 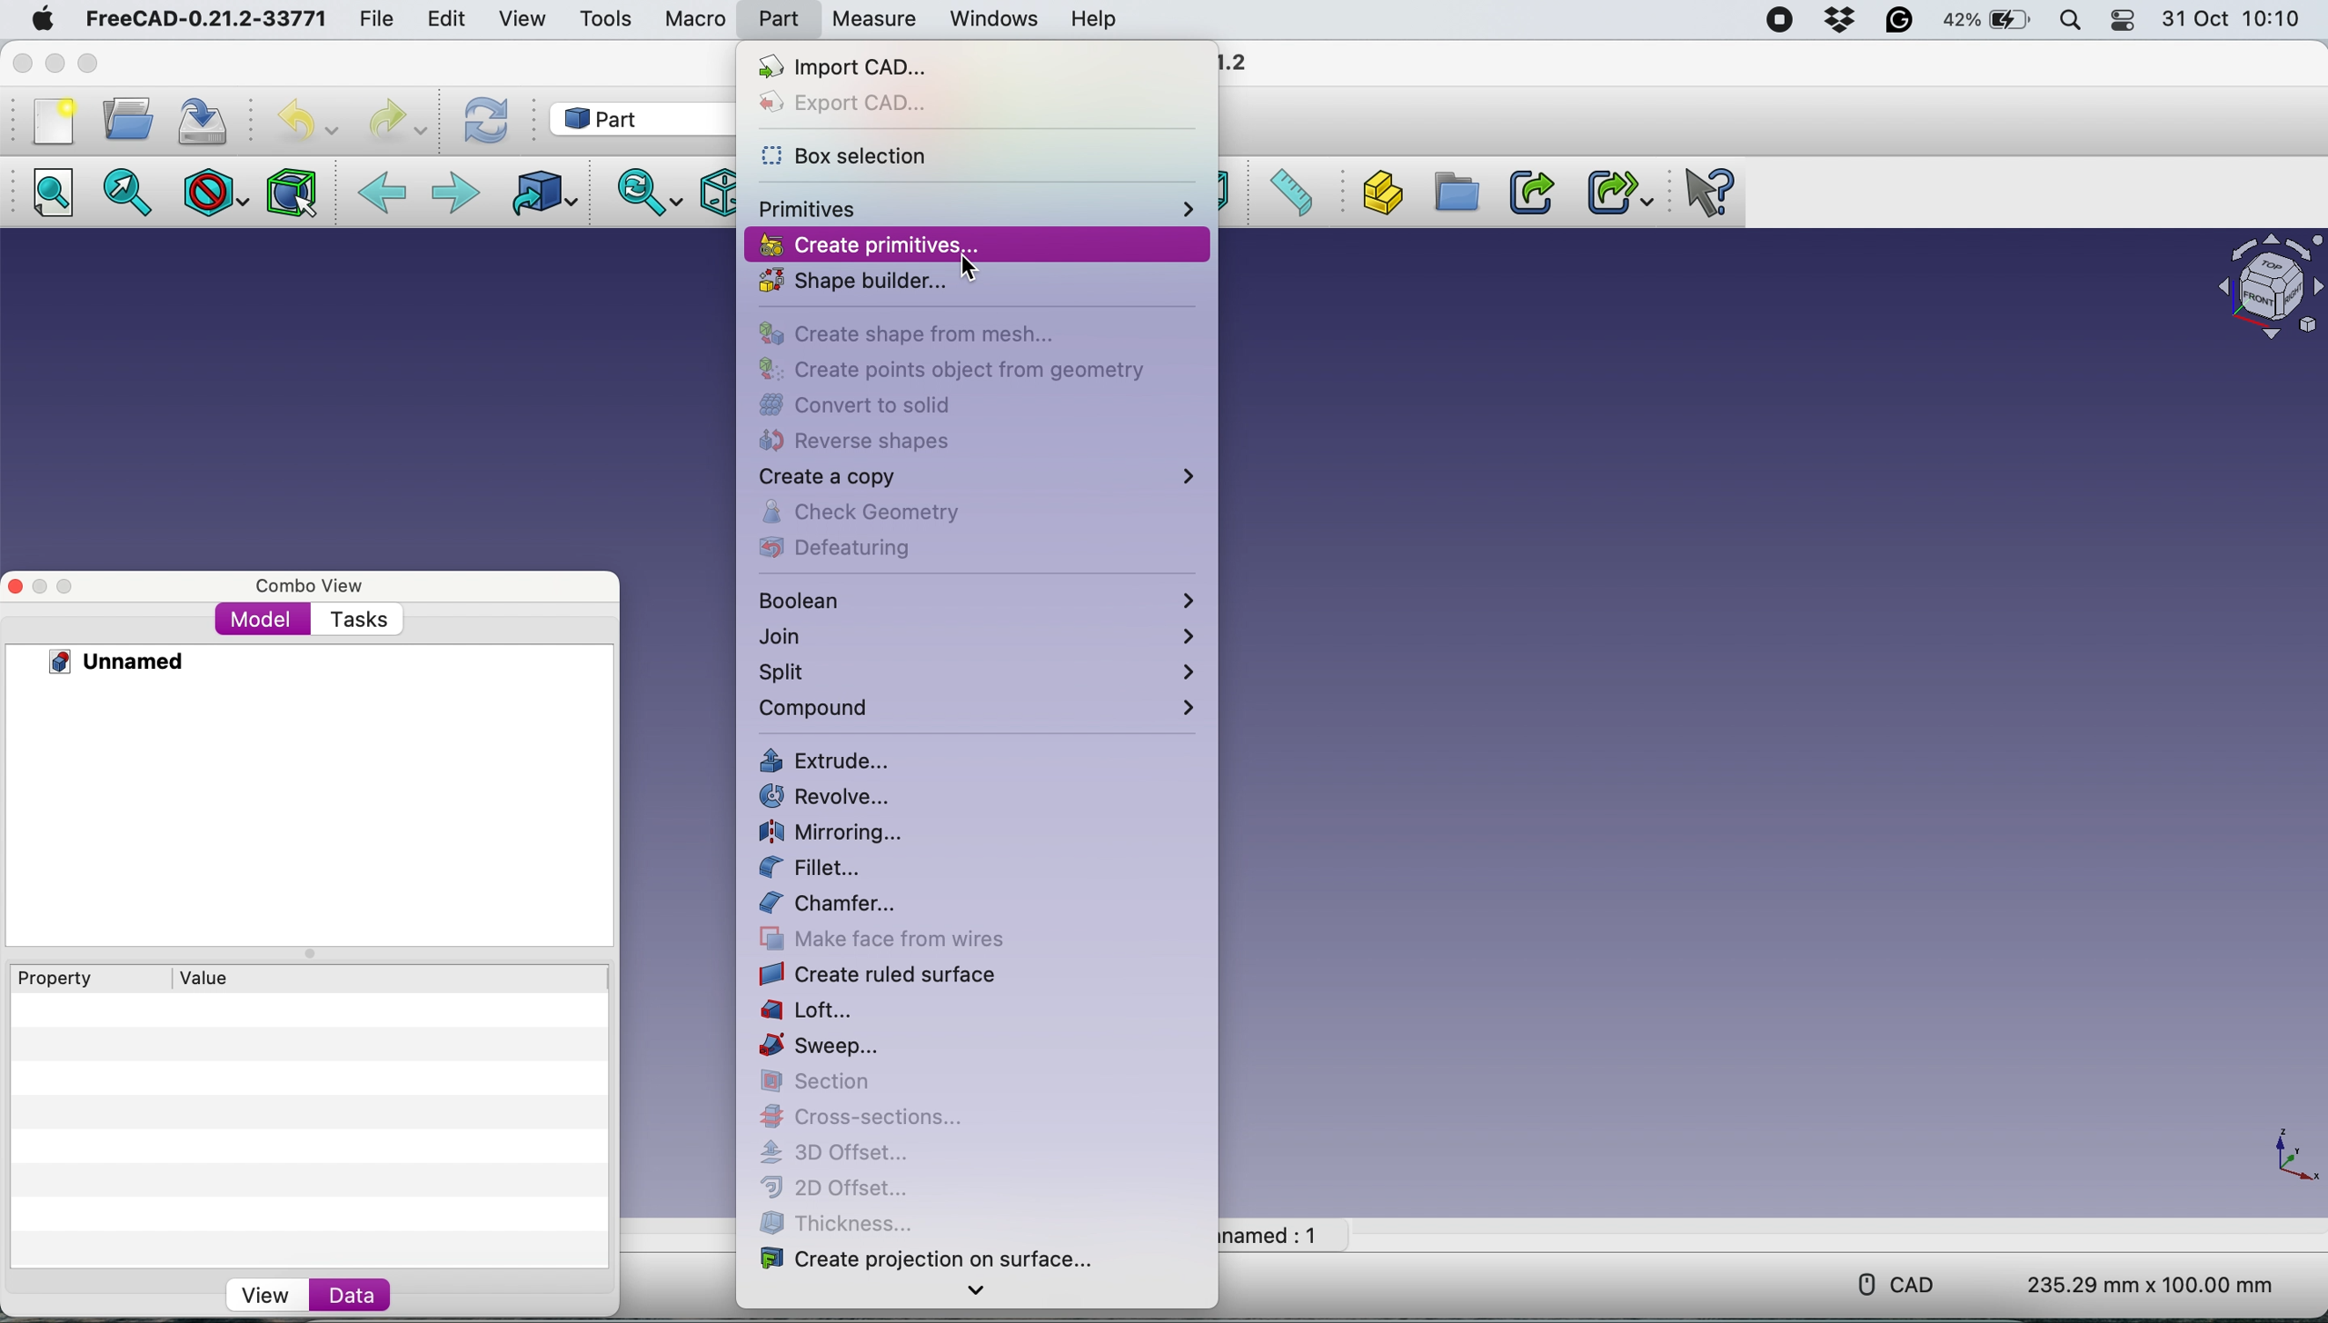 I want to click on reverse shapes, so click(x=869, y=442).